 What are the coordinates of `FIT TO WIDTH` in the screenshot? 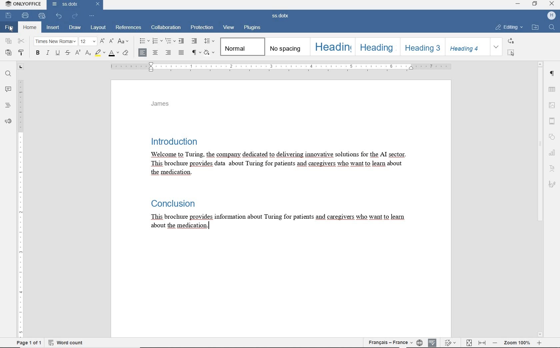 It's located at (482, 343).